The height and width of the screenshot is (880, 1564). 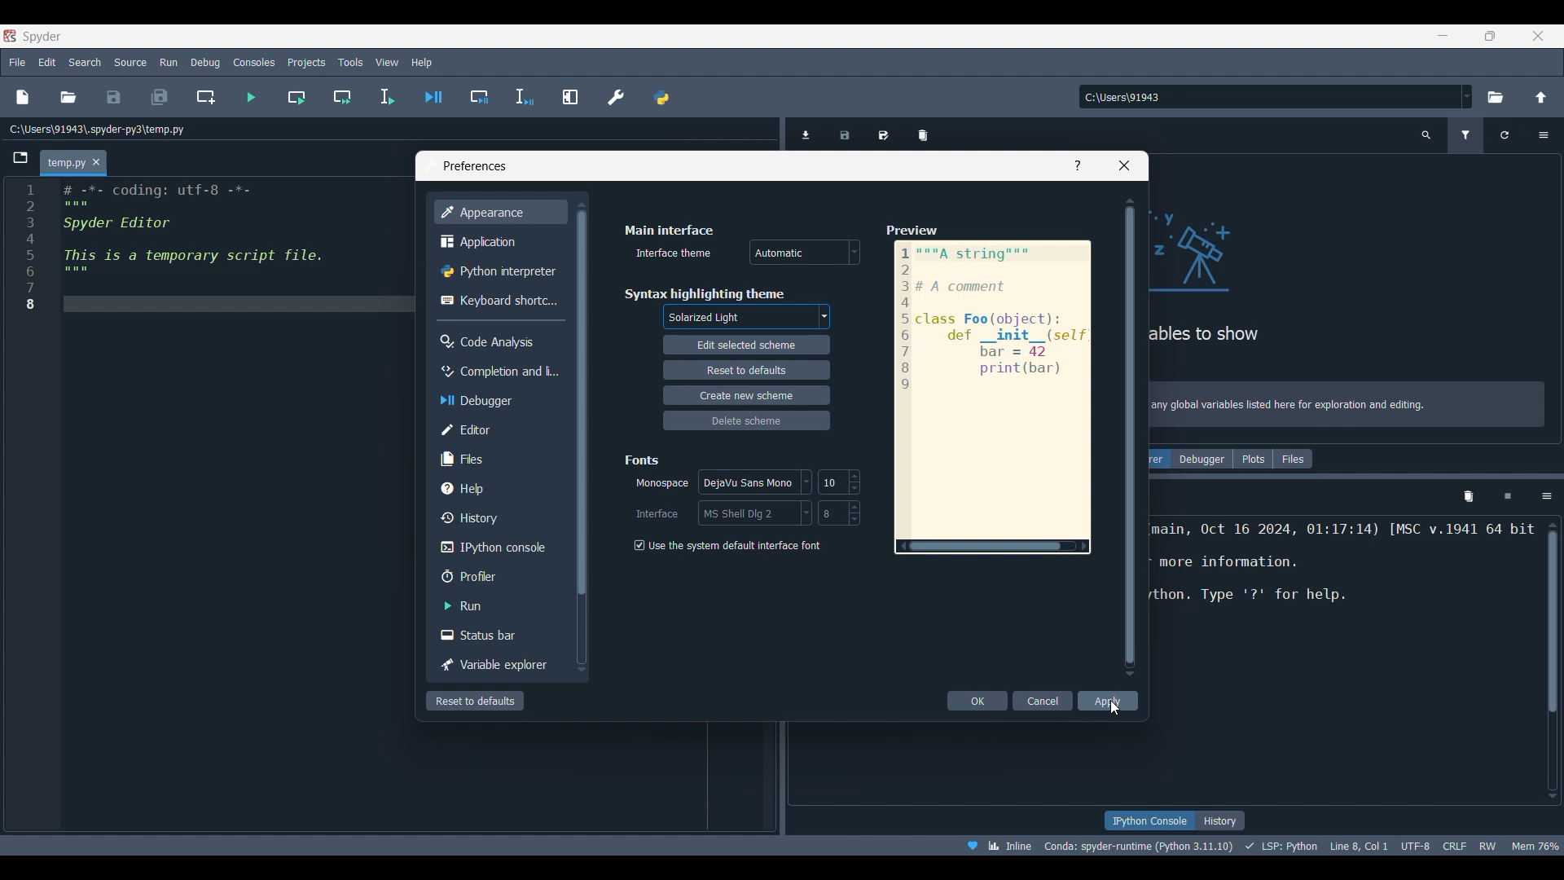 I want to click on Vertical slide bar, so click(x=581, y=438).